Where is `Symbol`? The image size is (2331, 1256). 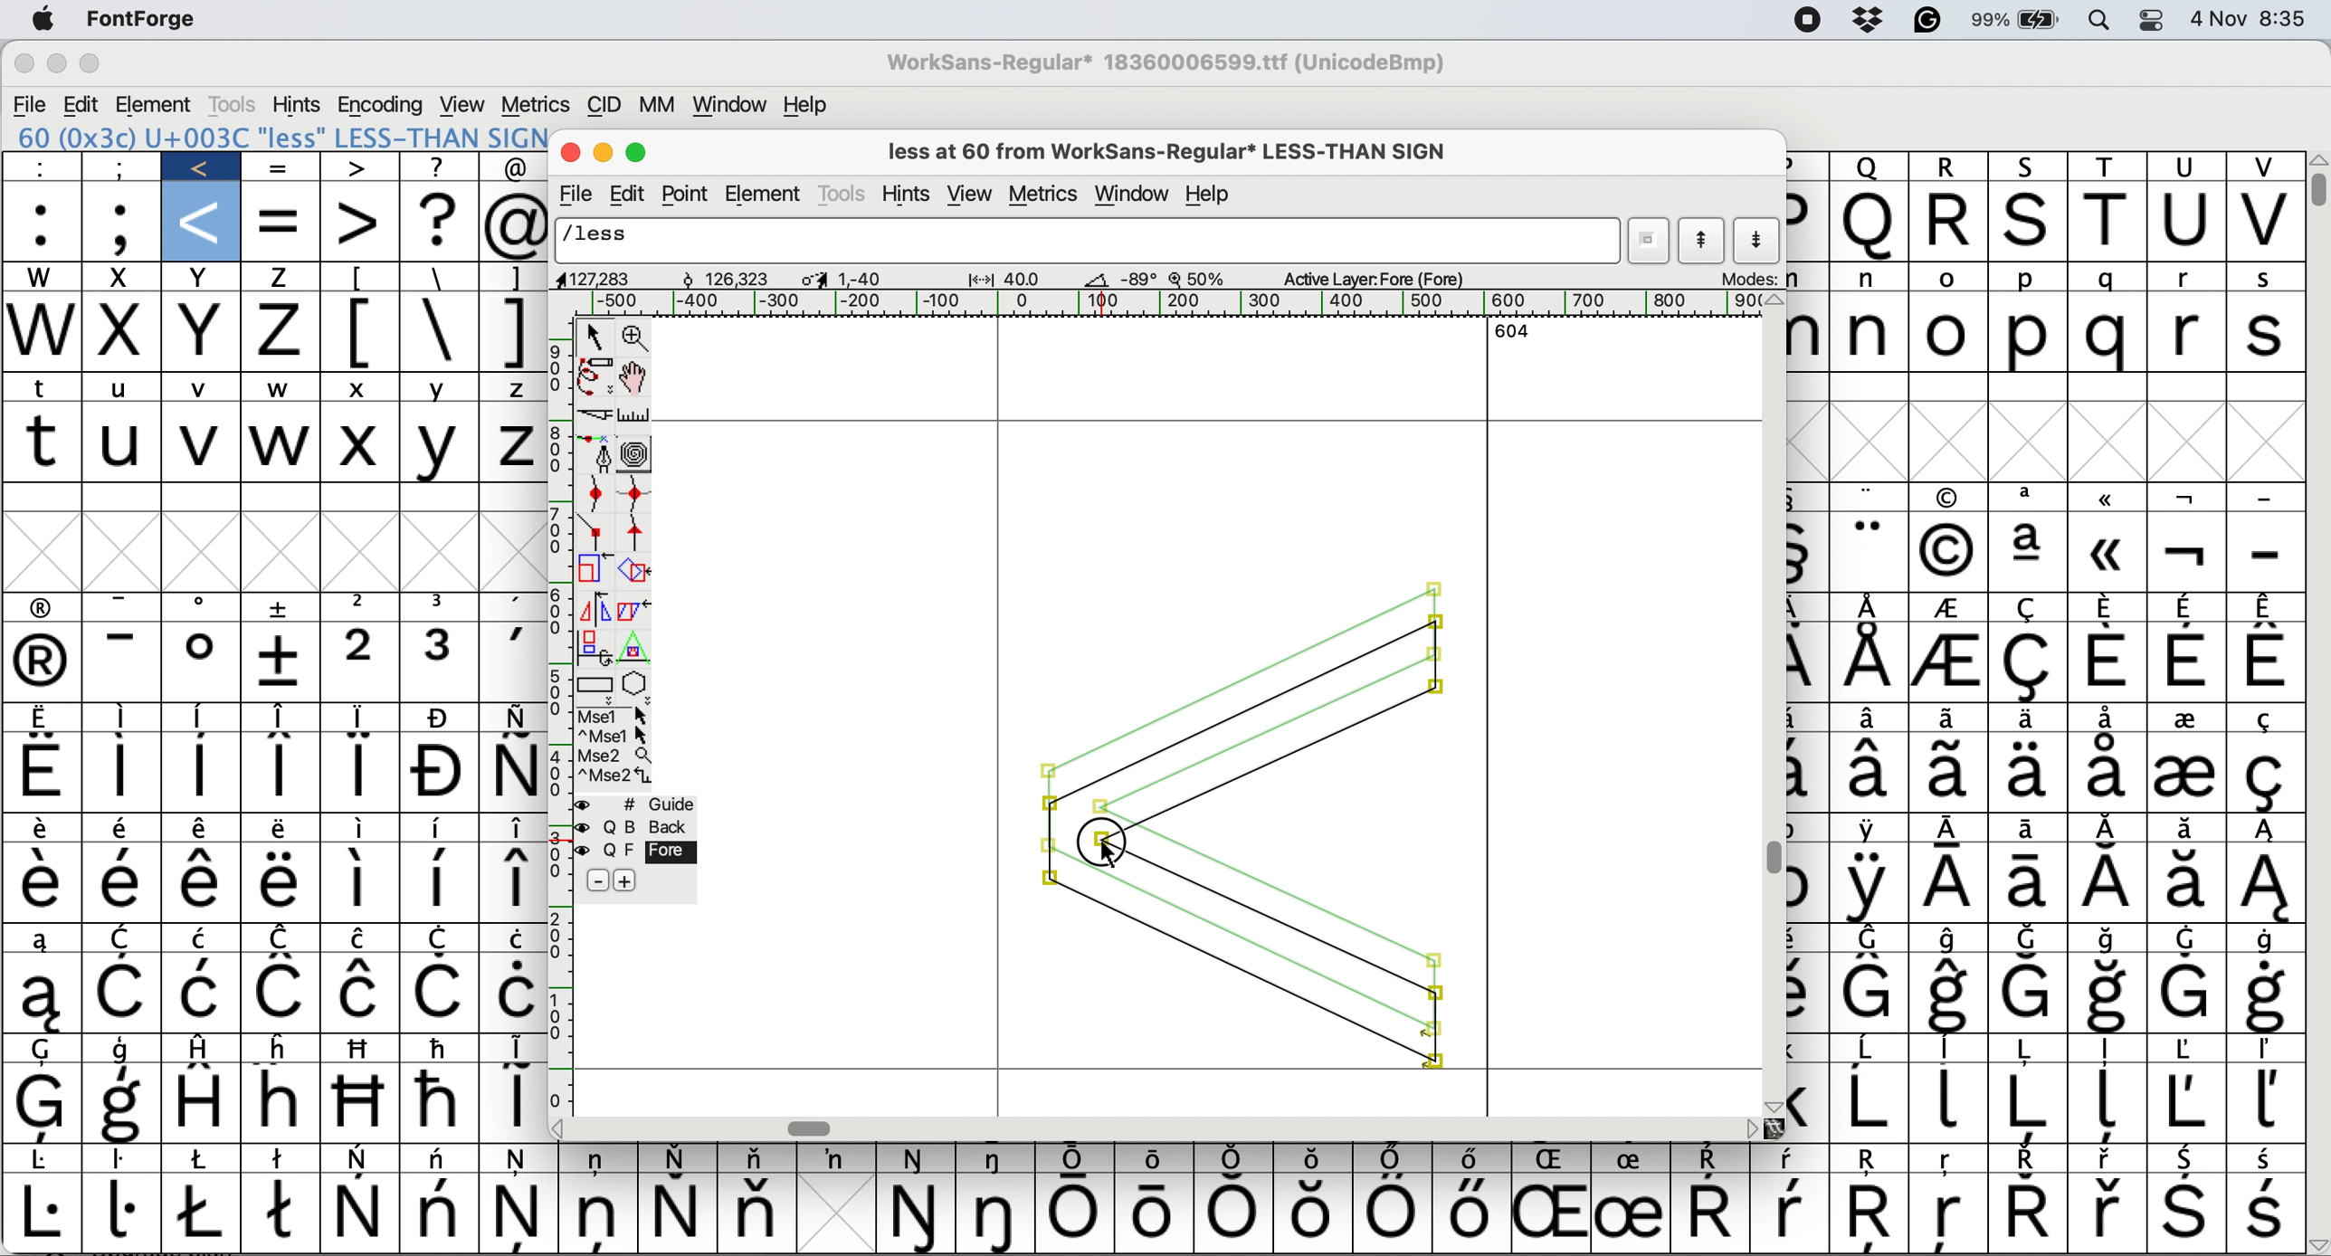 Symbol is located at coordinates (206, 1049).